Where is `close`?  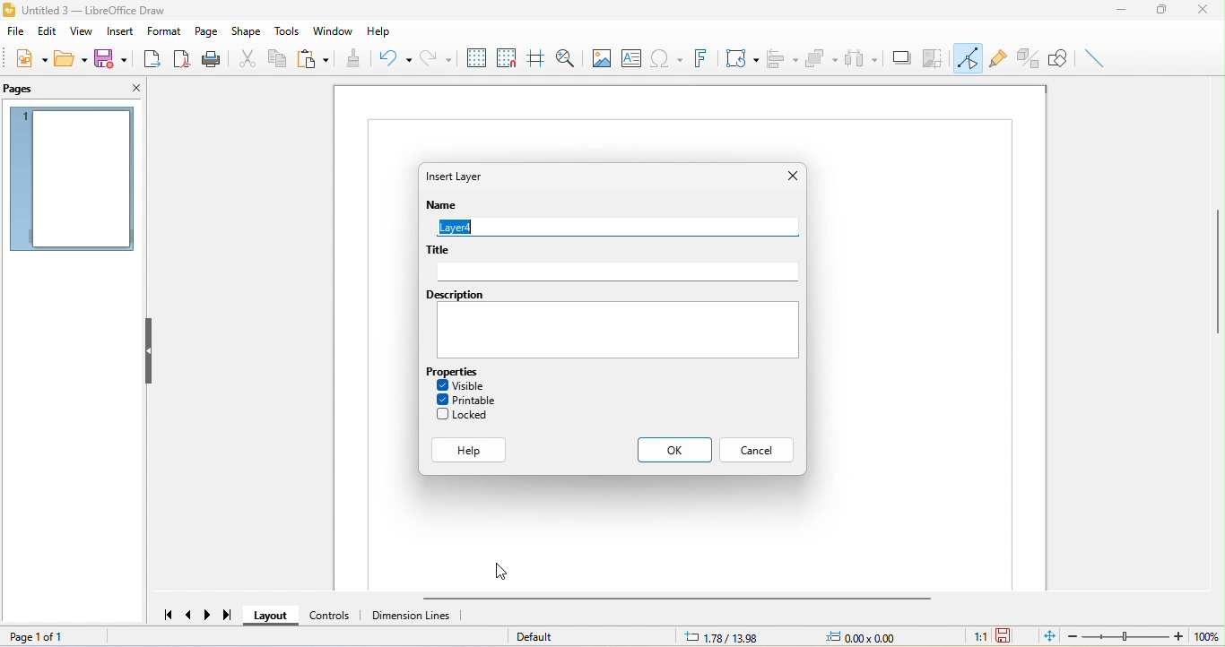 close is located at coordinates (1202, 11).